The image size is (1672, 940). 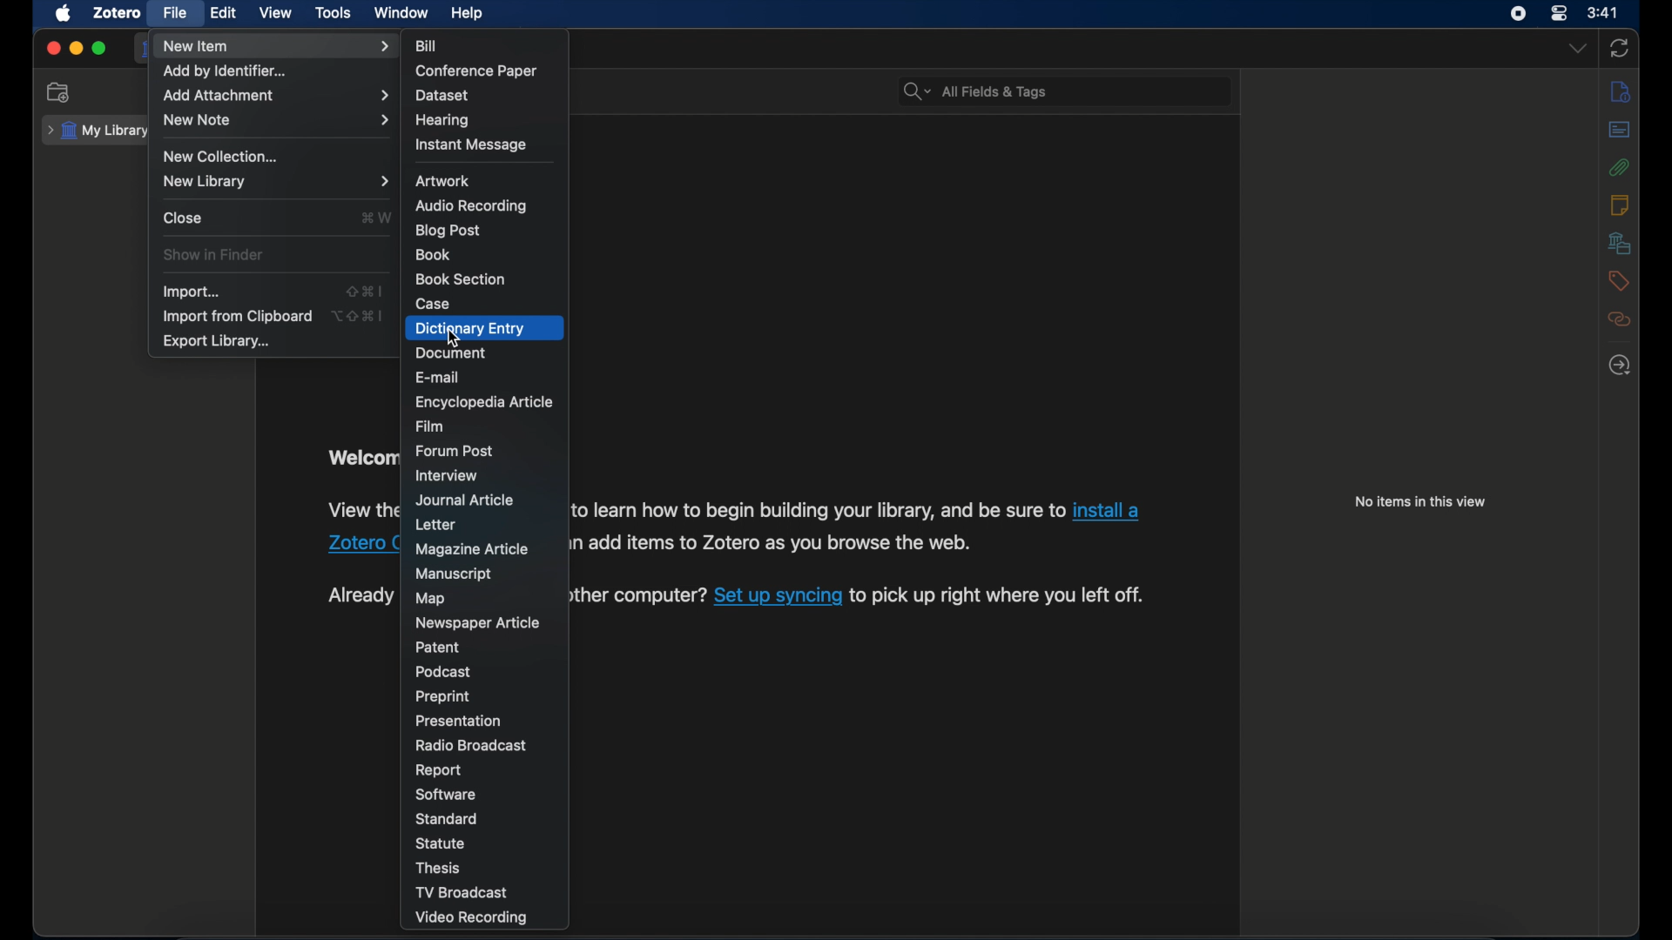 I want to click on text, so click(x=1000, y=595).